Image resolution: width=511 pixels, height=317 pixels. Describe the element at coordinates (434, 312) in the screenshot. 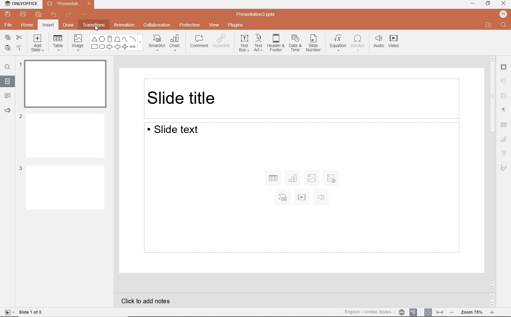

I see `FIT TO SLIDE / FIT TO WIDTH` at that location.